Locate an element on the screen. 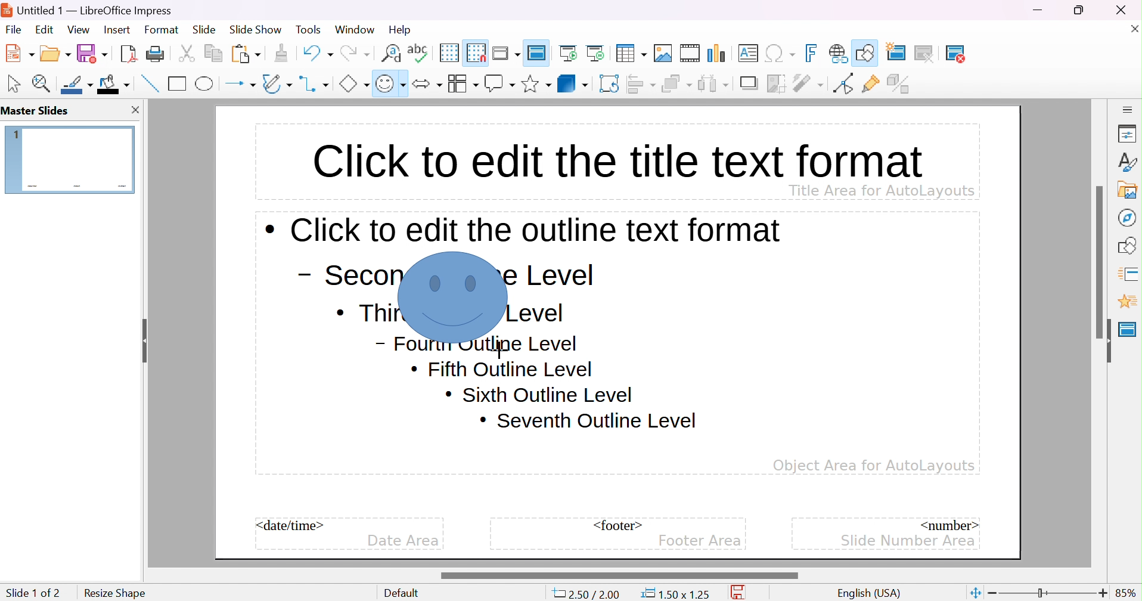 The height and width of the screenshot is (601, 1142). tools is located at coordinates (309, 30).